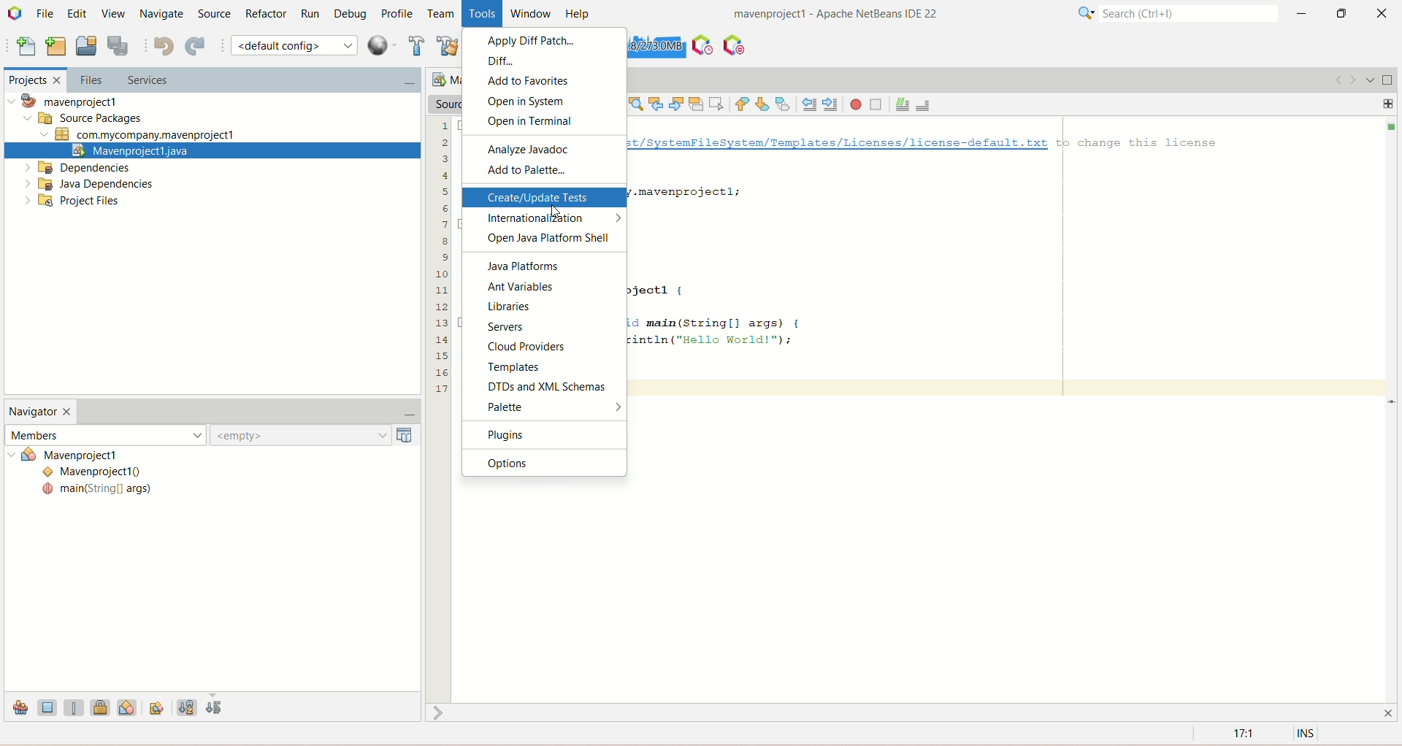 The width and height of the screenshot is (1402, 746). I want to click on show static members, so click(77, 707).